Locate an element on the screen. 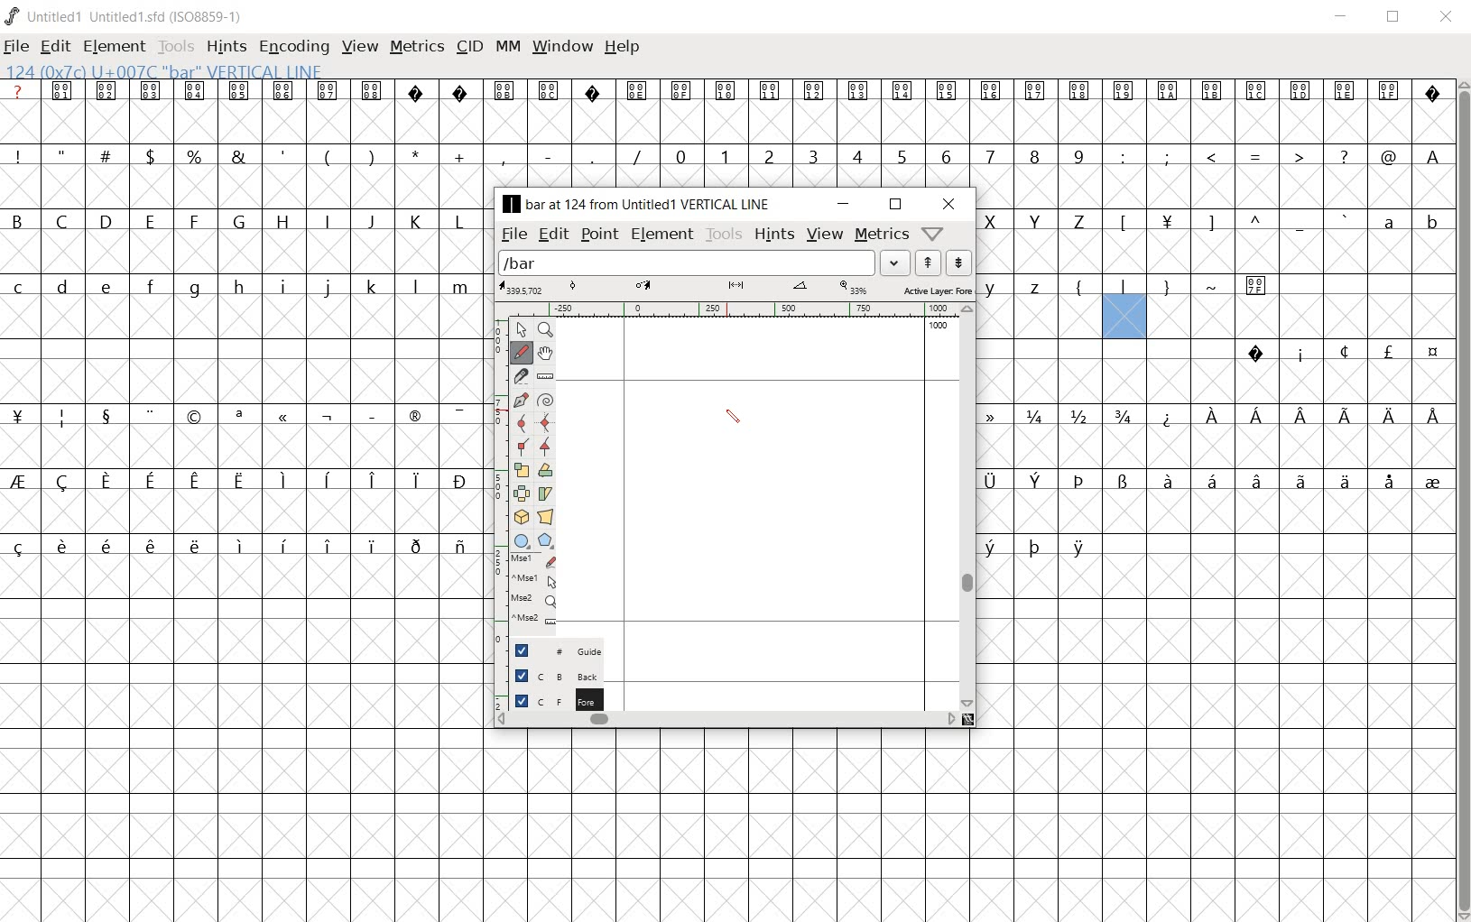  letters and symbols is located at coordinates (241, 220).